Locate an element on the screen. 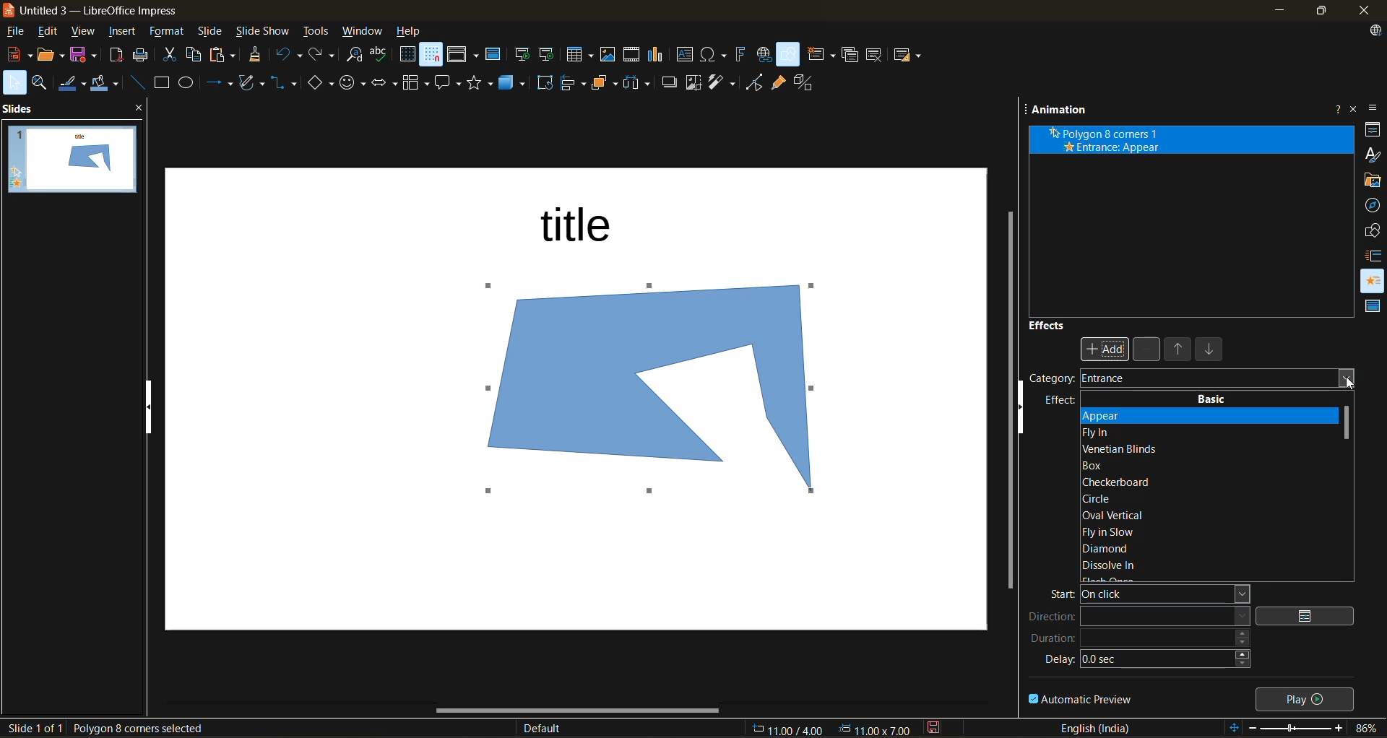 The height and width of the screenshot is (738, 1387). duration is located at coordinates (1145, 637).